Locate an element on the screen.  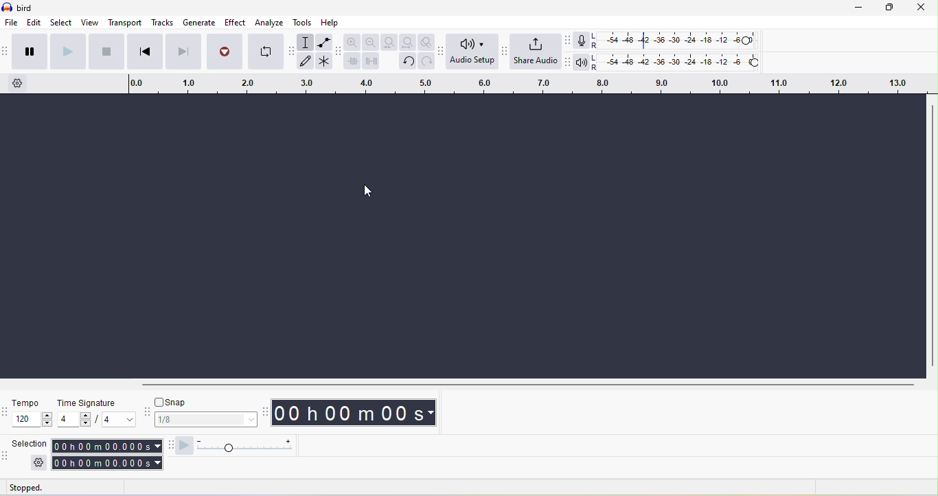
transport is located at coordinates (127, 24).